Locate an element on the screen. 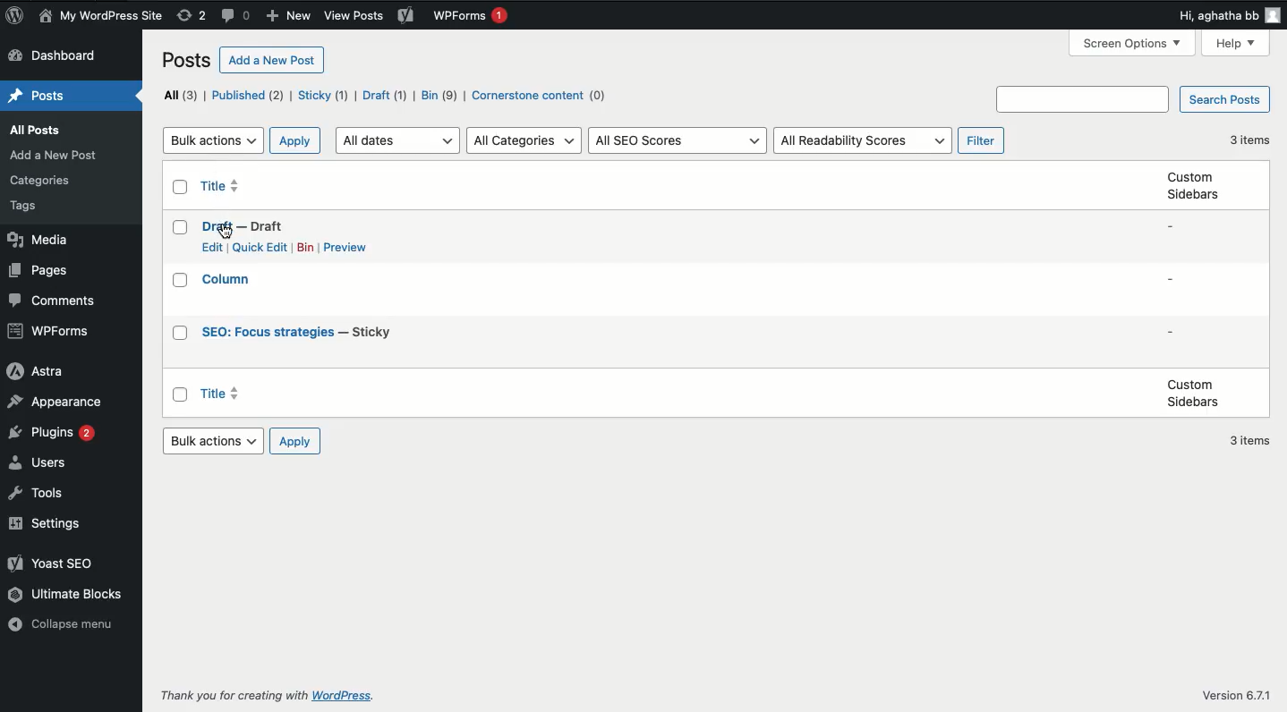 The height and width of the screenshot is (712, 1287). Settings is located at coordinates (45, 525).